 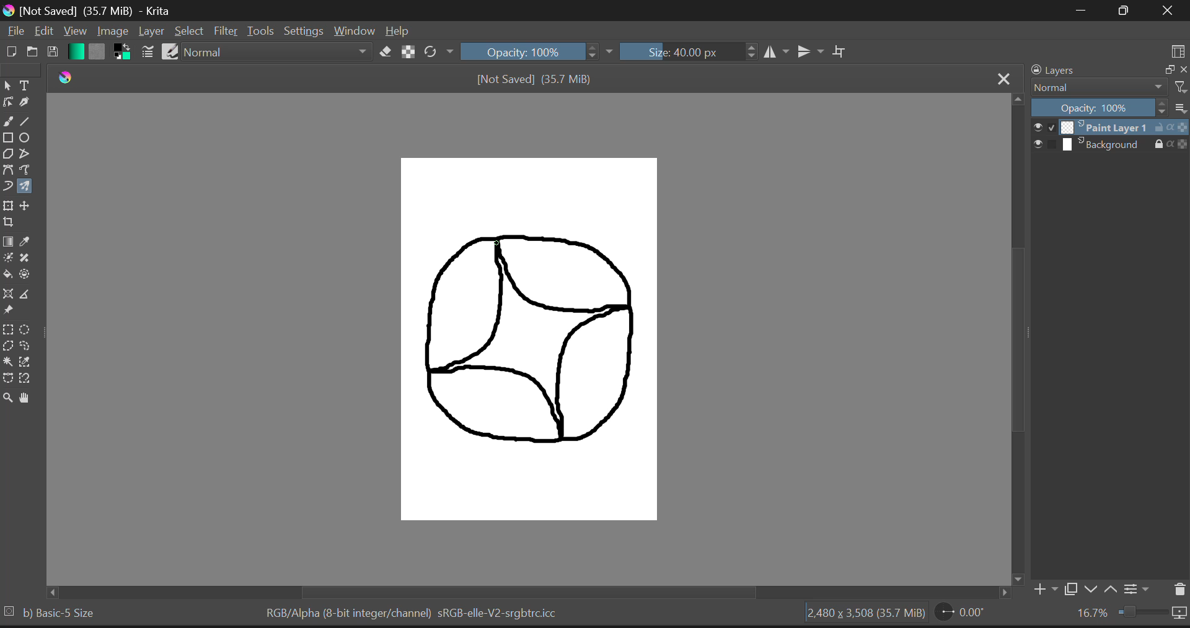 I want to click on Move Layer, so click(x=27, y=207).